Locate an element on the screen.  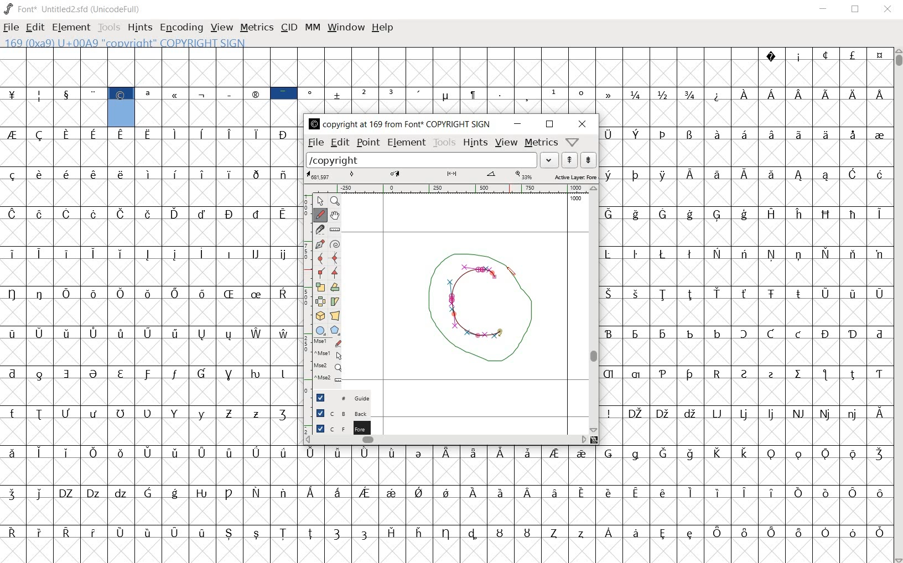
ruler is located at coordinates (450, 189).